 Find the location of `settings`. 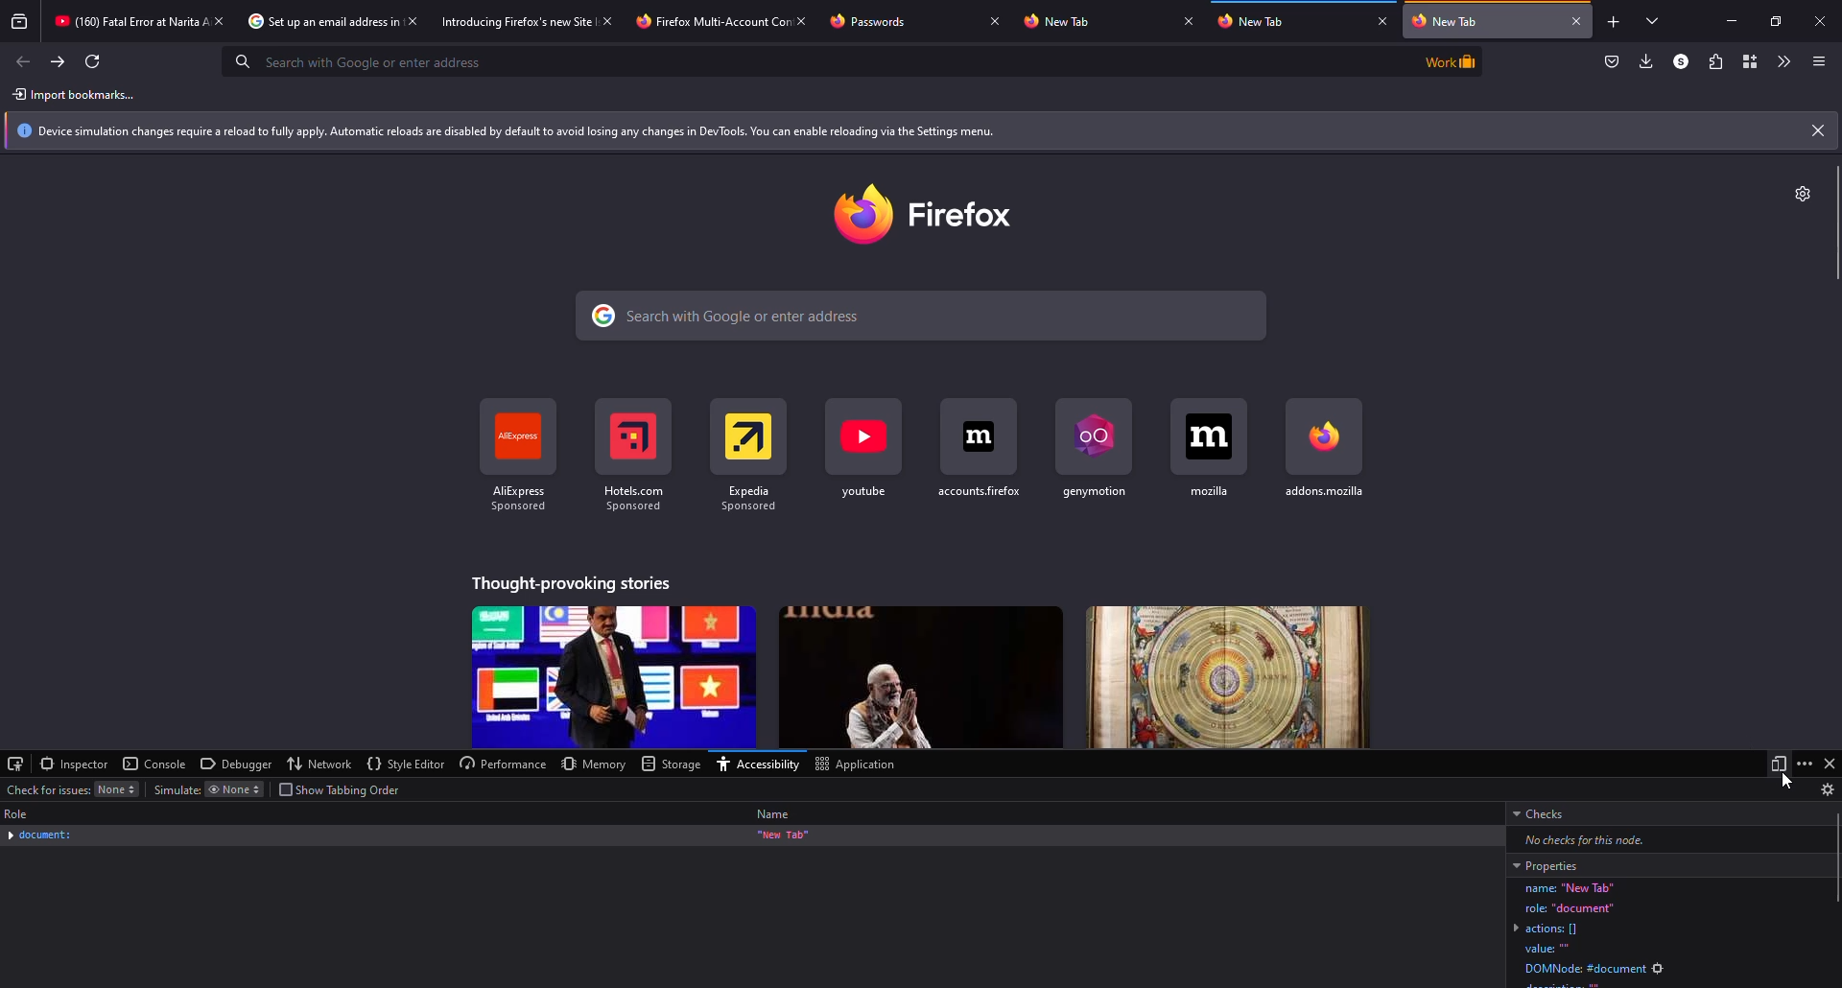

settings is located at coordinates (1828, 789).